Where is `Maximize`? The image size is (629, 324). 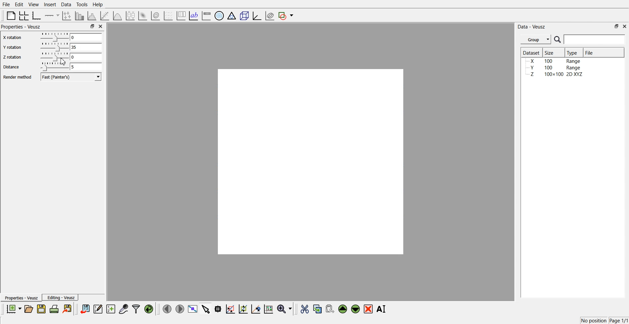 Maximize is located at coordinates (92, 26).